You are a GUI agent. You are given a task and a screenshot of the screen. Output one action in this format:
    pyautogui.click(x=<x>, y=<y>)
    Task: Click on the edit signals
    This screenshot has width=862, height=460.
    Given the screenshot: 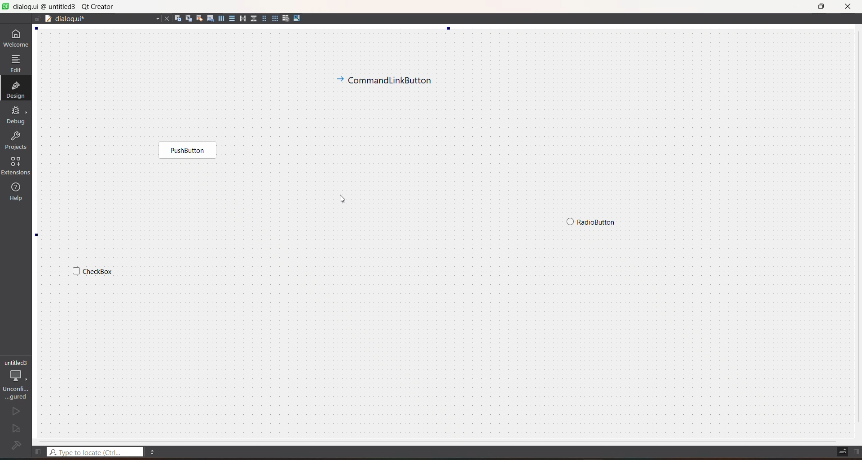 What is the action you would take?
    pyautogui.click(x=188, y=18)
    